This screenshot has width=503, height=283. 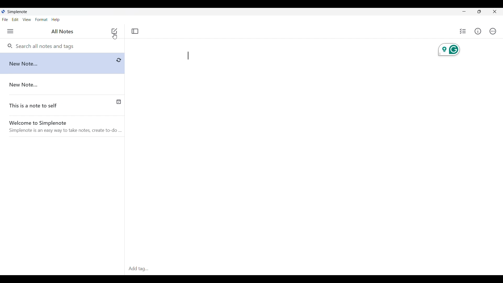 What do you see at coordinates (66, 127) in the screenshot?
I see `Welcome to Simplenote(Welcome note by software)` at bounding box center [66, 127].